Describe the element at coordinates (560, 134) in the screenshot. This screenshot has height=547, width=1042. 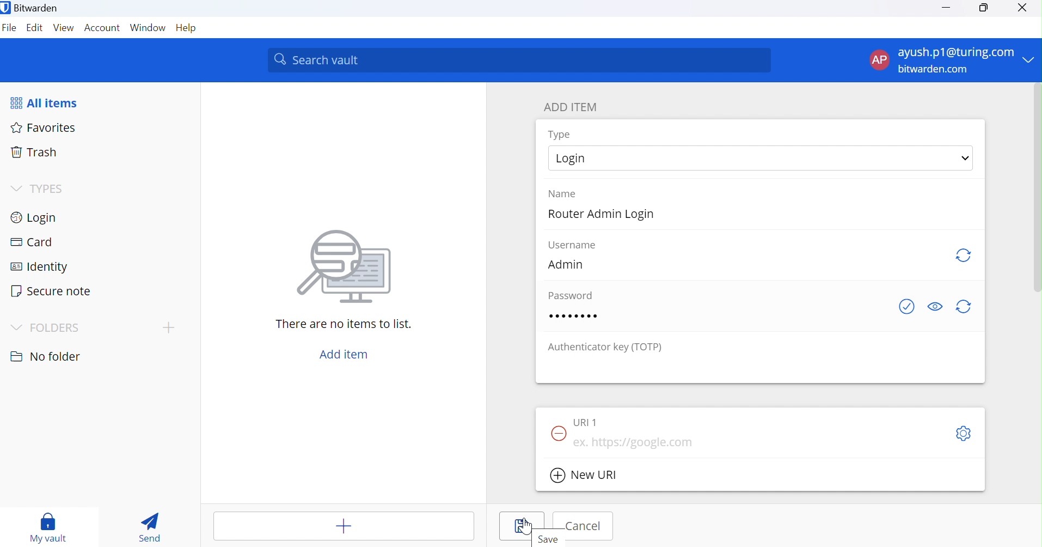
I see `Type` at that location.